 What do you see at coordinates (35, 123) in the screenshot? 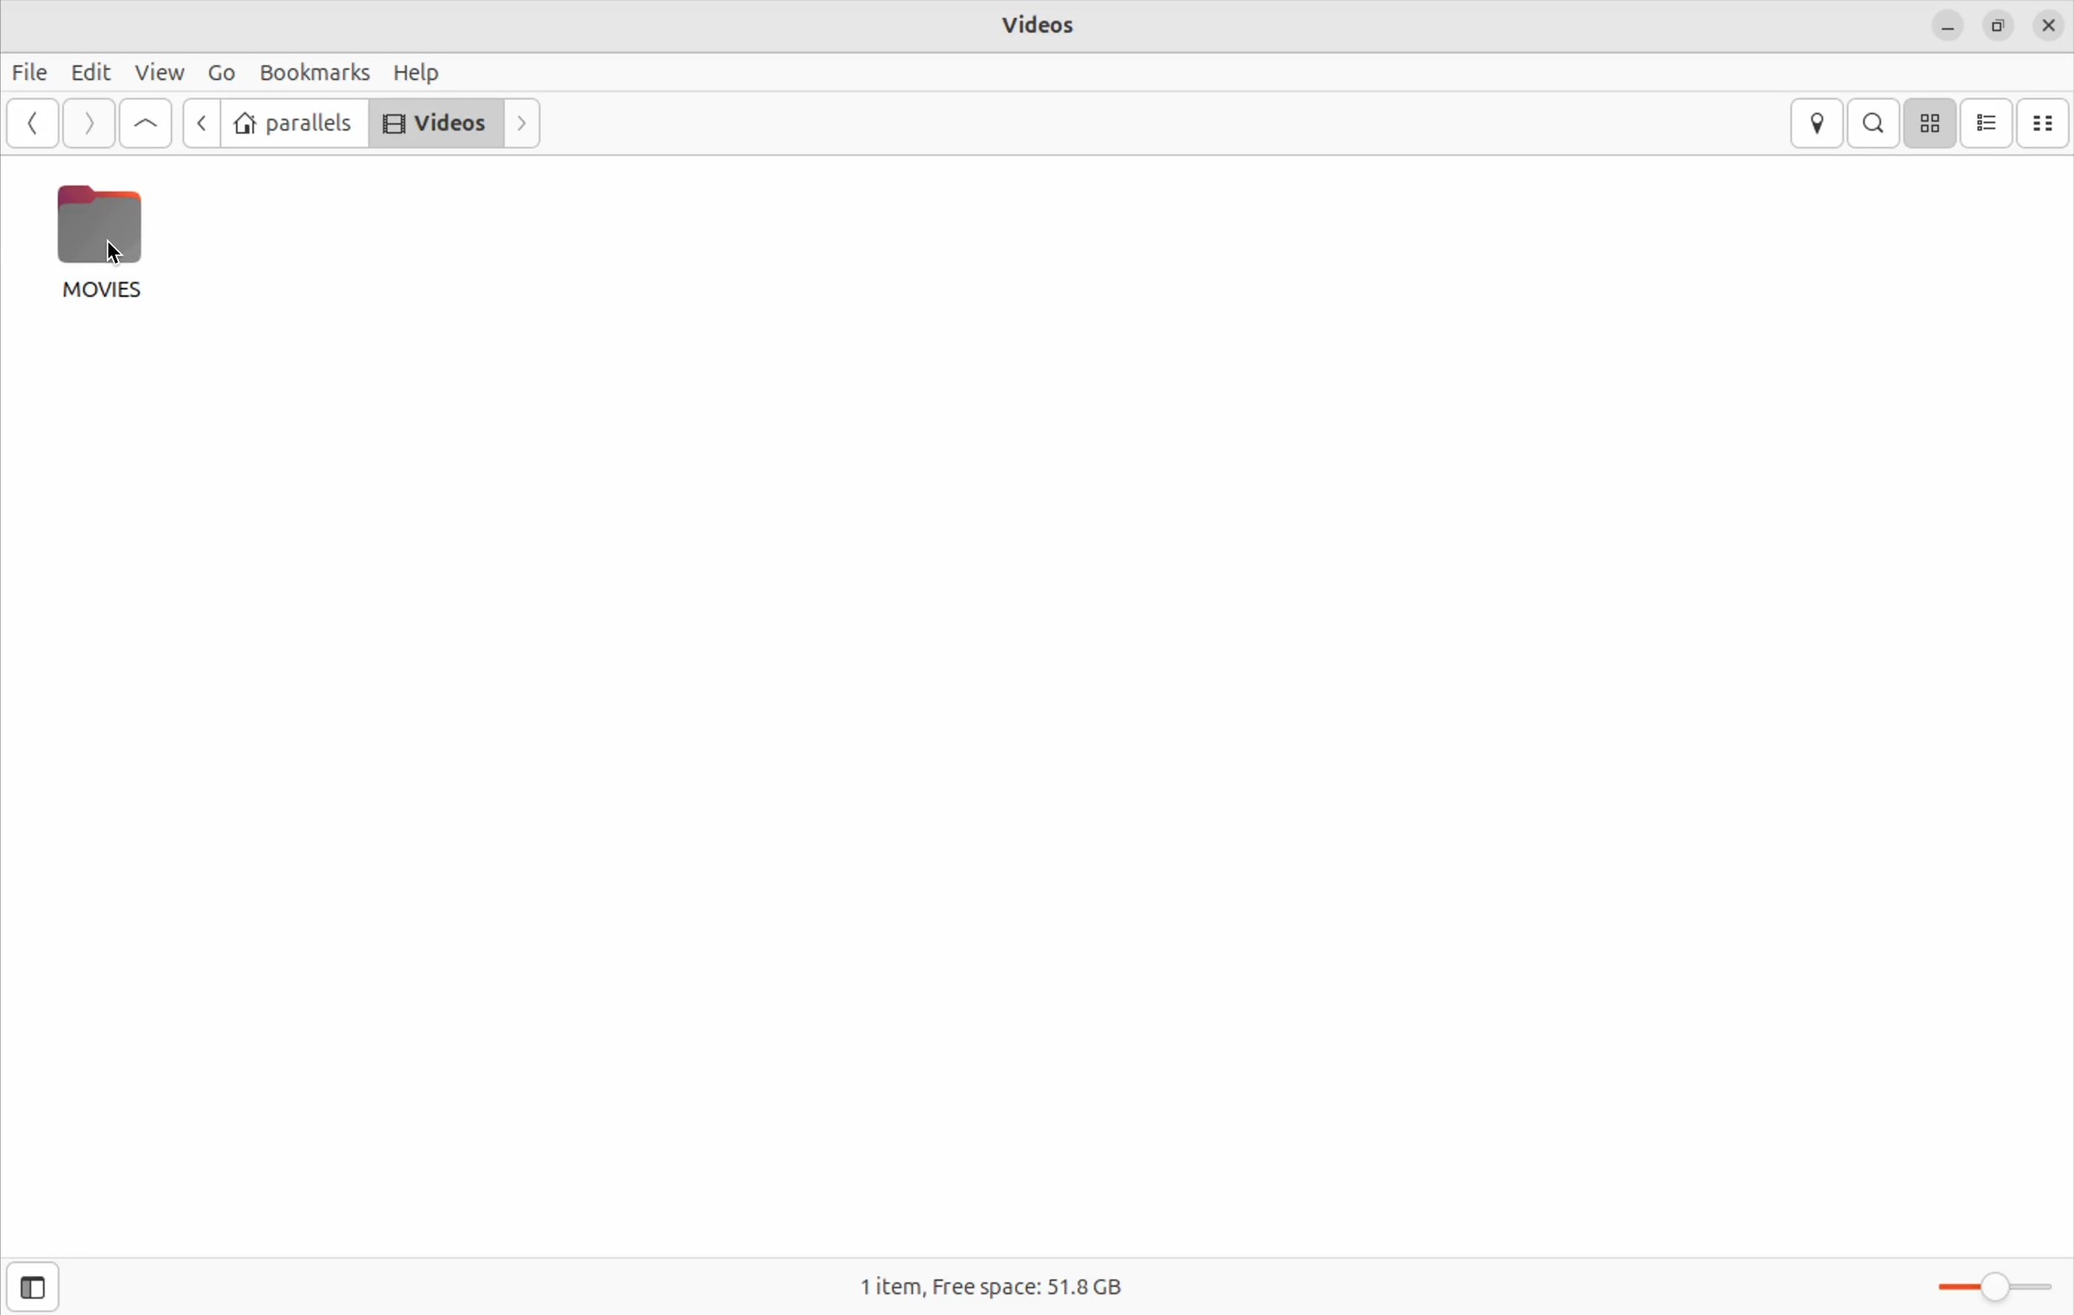
I see `back ` at bounding box center [35, 123].